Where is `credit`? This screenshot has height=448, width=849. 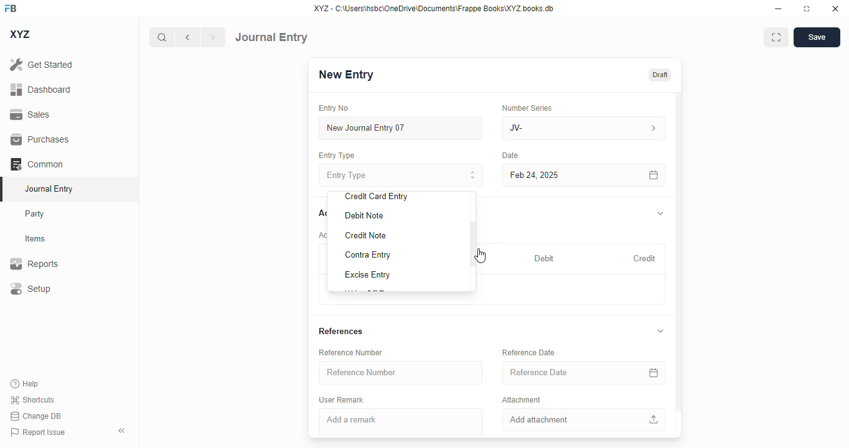
credit is located at coordinates (645, 258).